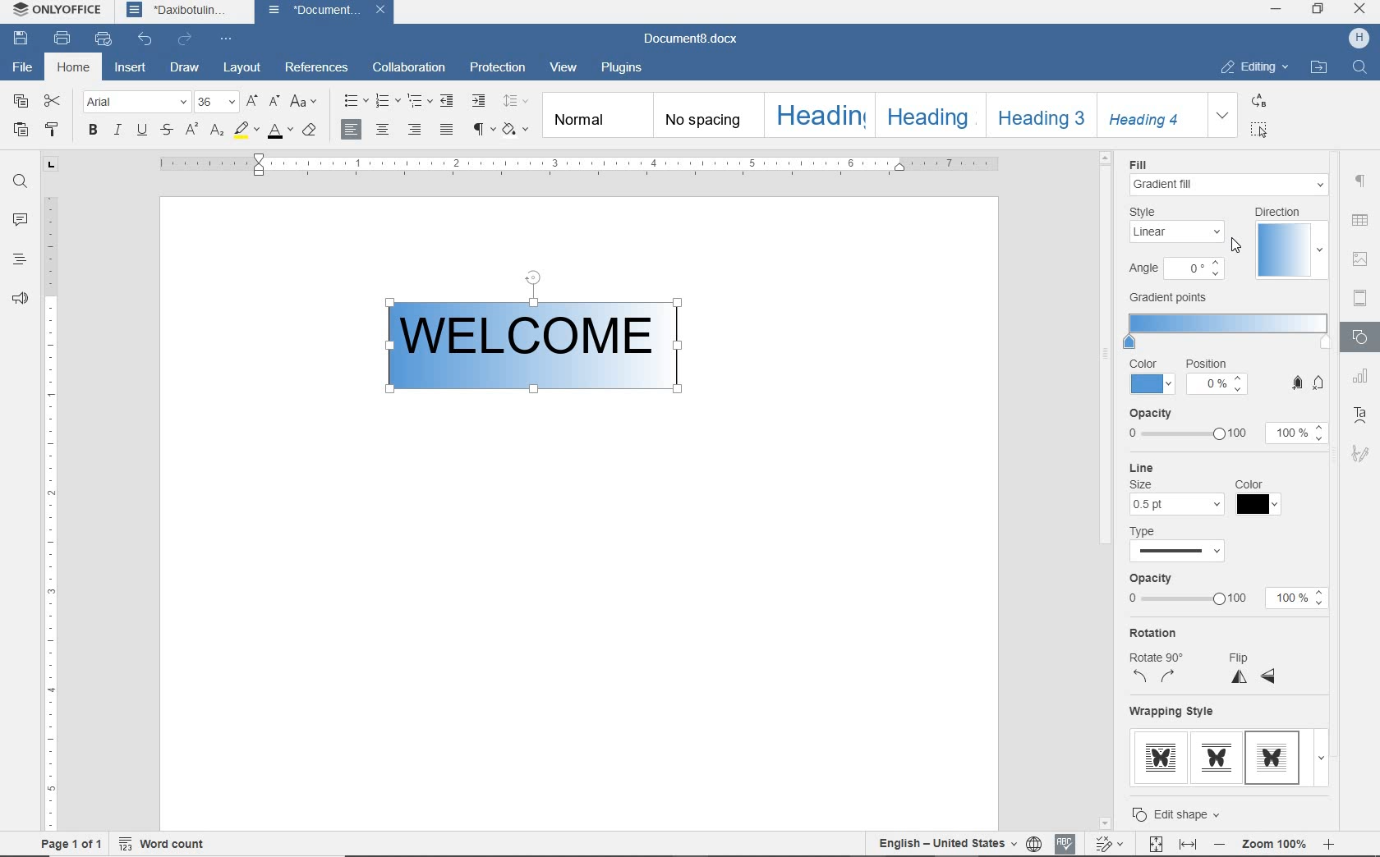  I want to click on Gradient points, so click(1168, 298).